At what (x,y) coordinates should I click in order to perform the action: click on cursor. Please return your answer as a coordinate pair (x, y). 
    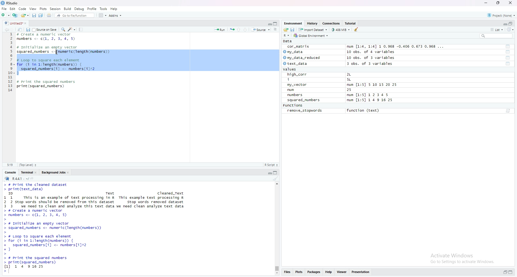
    Looking at the image, I should click on (57, 52).